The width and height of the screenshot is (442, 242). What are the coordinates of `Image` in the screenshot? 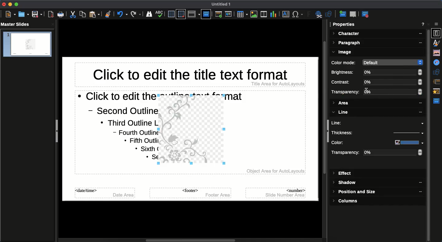 It's located at (343, 52).